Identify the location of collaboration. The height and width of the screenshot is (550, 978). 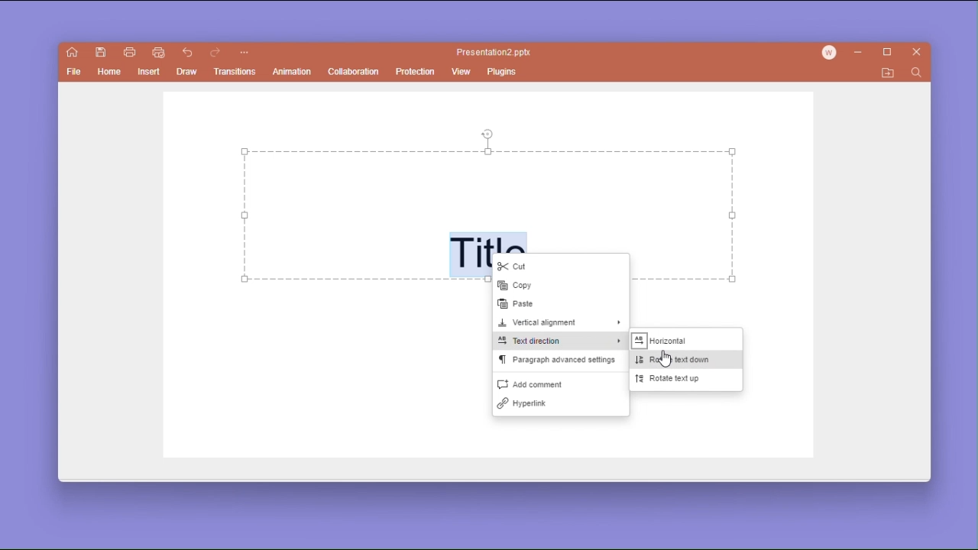
(353, 71).